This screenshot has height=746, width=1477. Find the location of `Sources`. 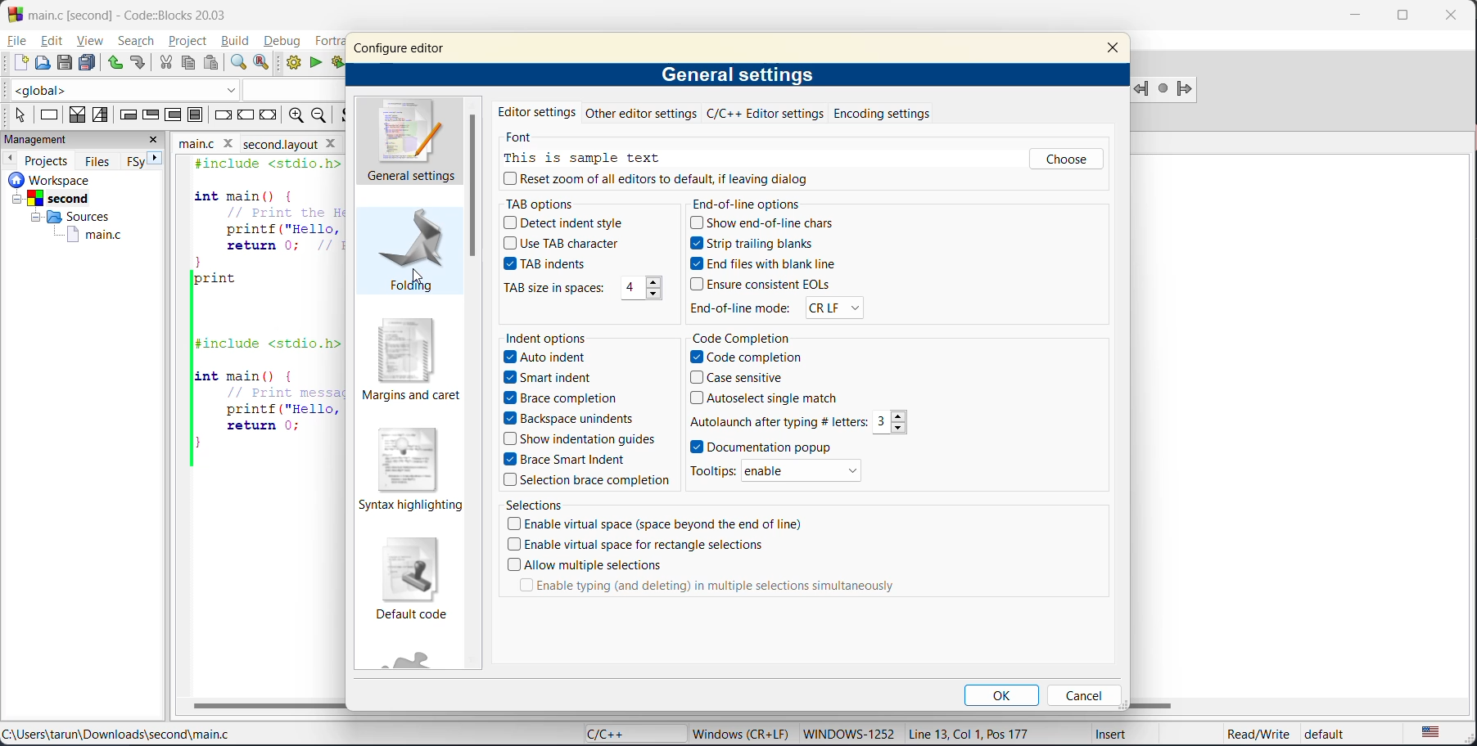

Sources is located at coordinates (66, 217).